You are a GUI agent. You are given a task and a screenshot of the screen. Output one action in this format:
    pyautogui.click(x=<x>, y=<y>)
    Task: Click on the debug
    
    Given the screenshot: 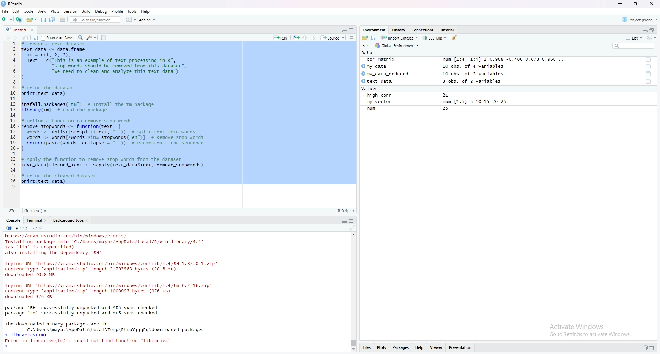 What is the action you would take?
    pyautogui.click(x=101, y=11)
    